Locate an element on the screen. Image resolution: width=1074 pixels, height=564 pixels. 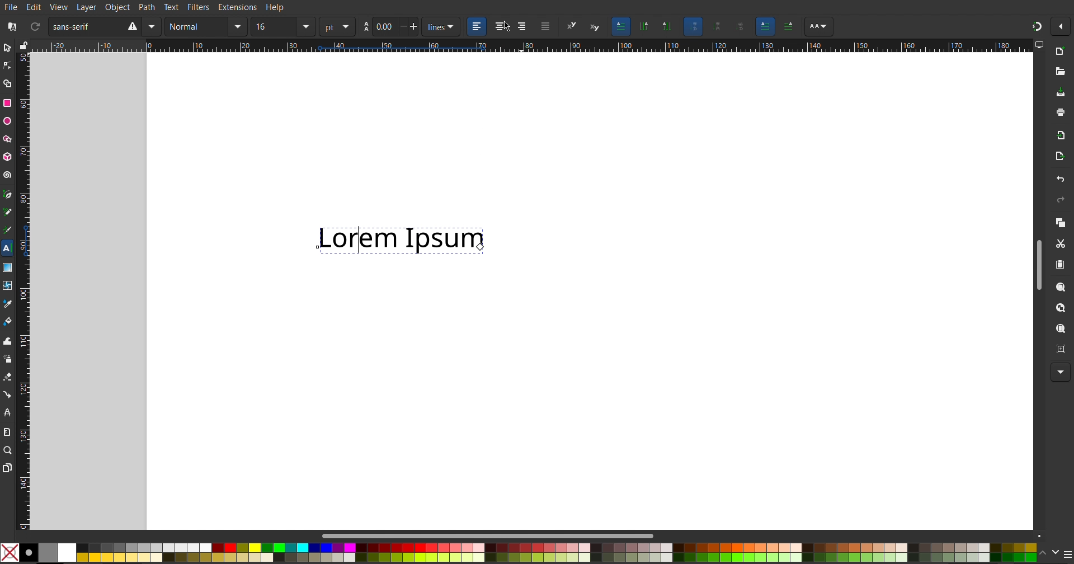
Upright glpyh annotation is located at coordinates (720, 26).